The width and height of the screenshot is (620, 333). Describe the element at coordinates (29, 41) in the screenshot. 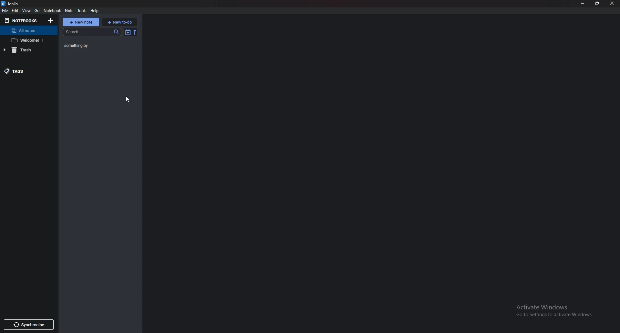

I see `notebook` at that location.